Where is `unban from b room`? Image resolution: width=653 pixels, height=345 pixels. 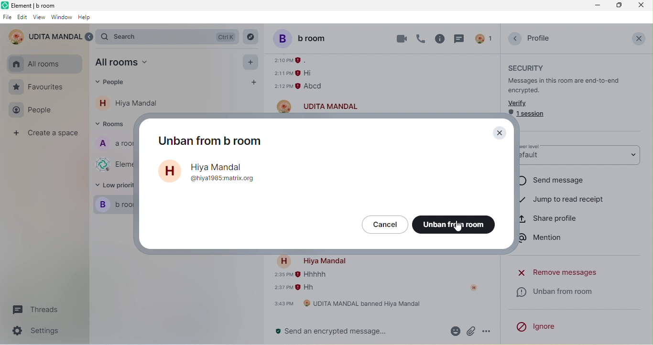
unban from b room is located at coordinates (209, 140).